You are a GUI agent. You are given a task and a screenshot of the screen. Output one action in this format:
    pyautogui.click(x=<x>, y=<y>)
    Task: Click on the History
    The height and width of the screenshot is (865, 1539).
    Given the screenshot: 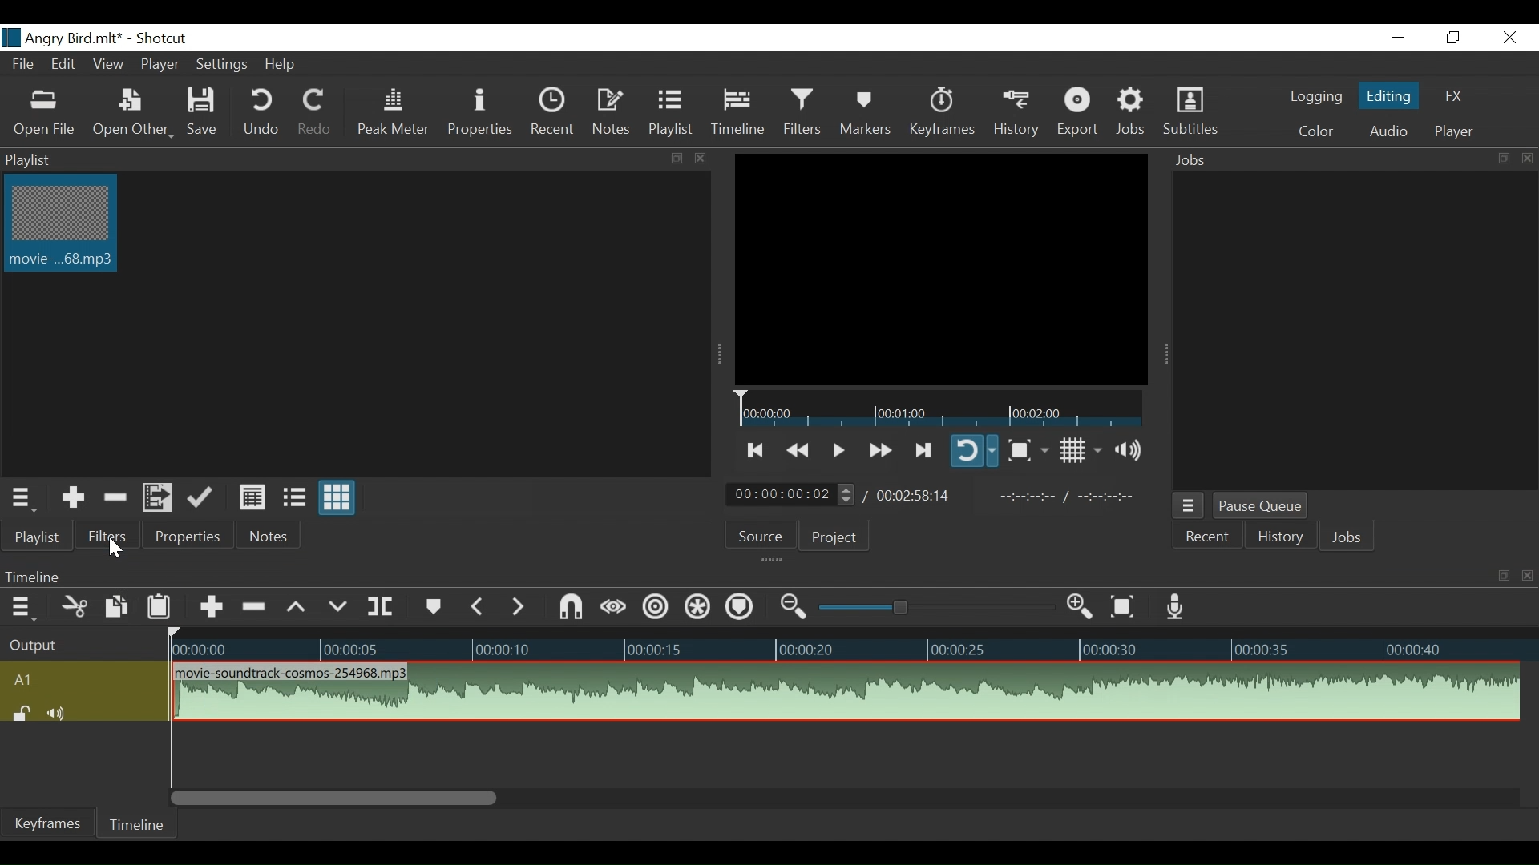 What is the action you would take?
    pyautogui.click(x=1278, y=538)
    